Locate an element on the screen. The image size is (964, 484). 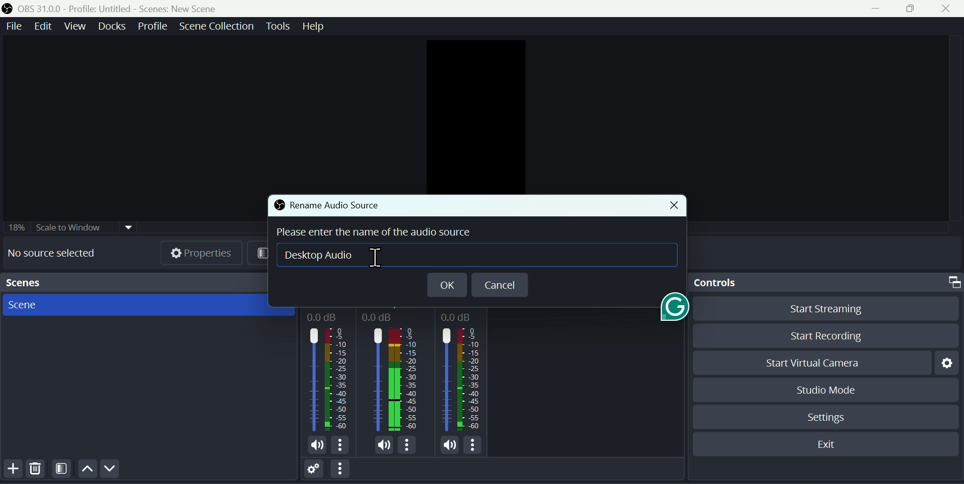
Delete is located at coordinates (37, 470).